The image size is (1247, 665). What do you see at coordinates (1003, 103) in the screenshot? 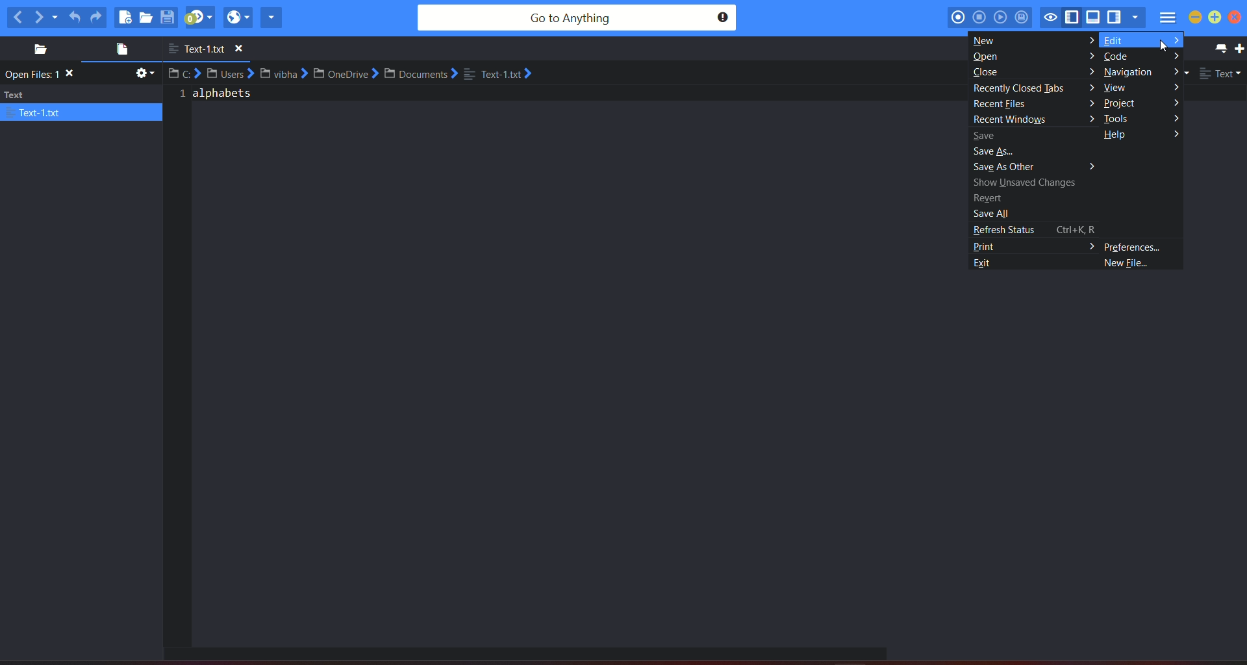
I see `Recent Effects` at bounding box center [1003, 103].